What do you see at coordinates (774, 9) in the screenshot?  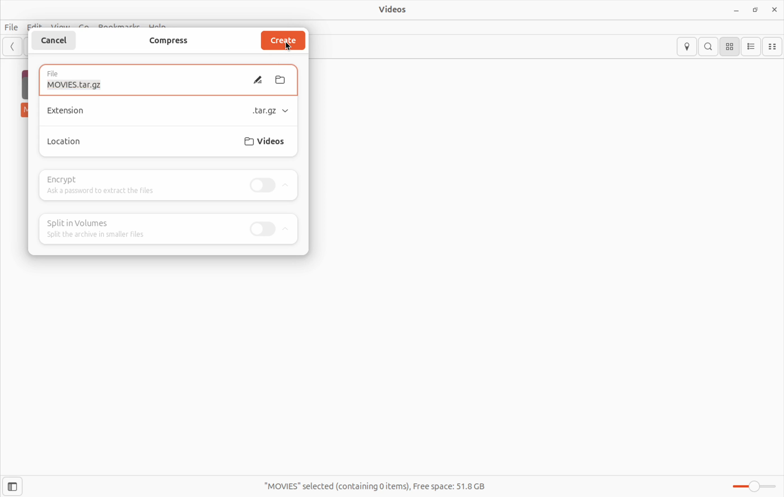 I see `close` at bounding box center [774, 9].